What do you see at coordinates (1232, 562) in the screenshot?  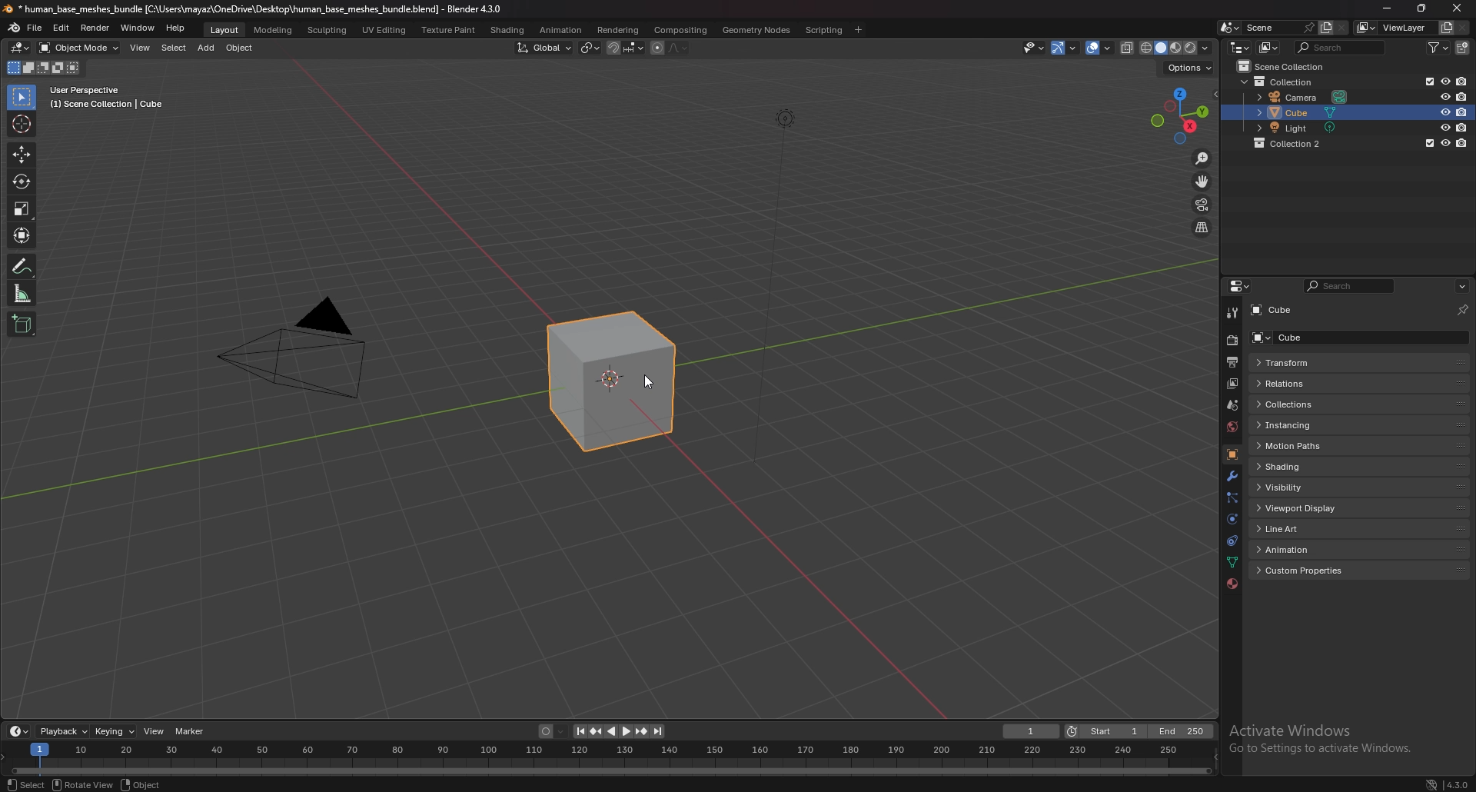 I see `data` at bounding box center [1232, 562].